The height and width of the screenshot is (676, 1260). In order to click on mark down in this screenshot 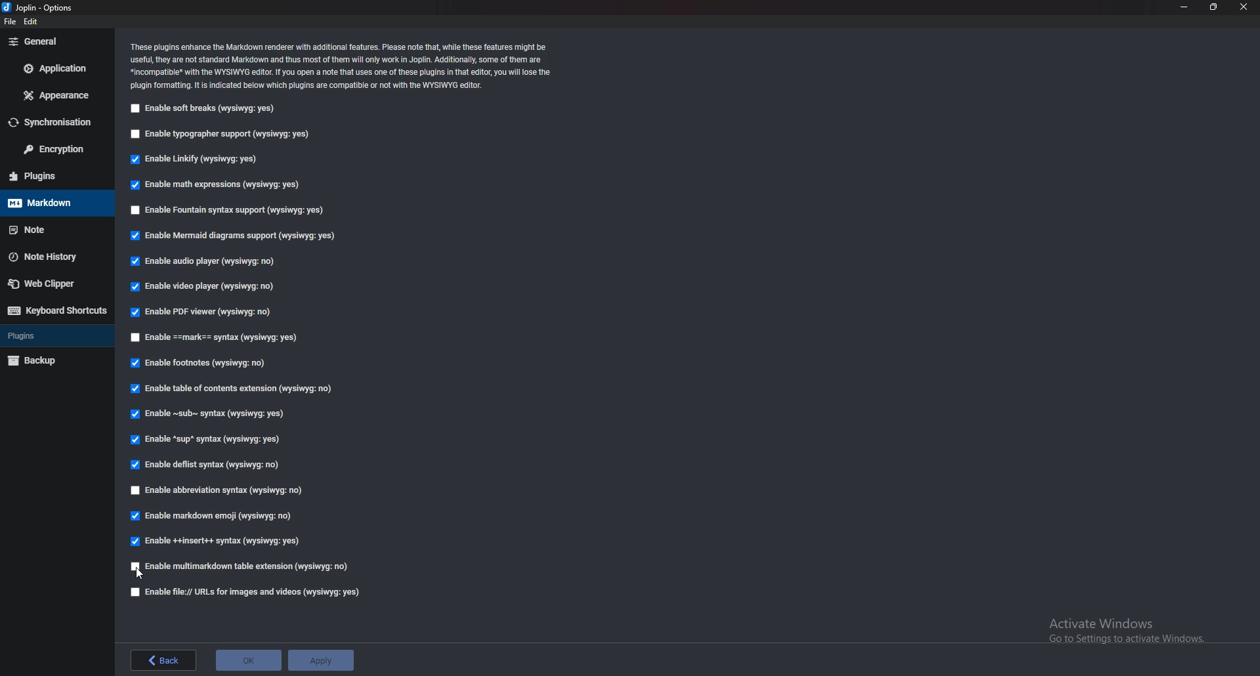, I will do `click(51, 202)`.